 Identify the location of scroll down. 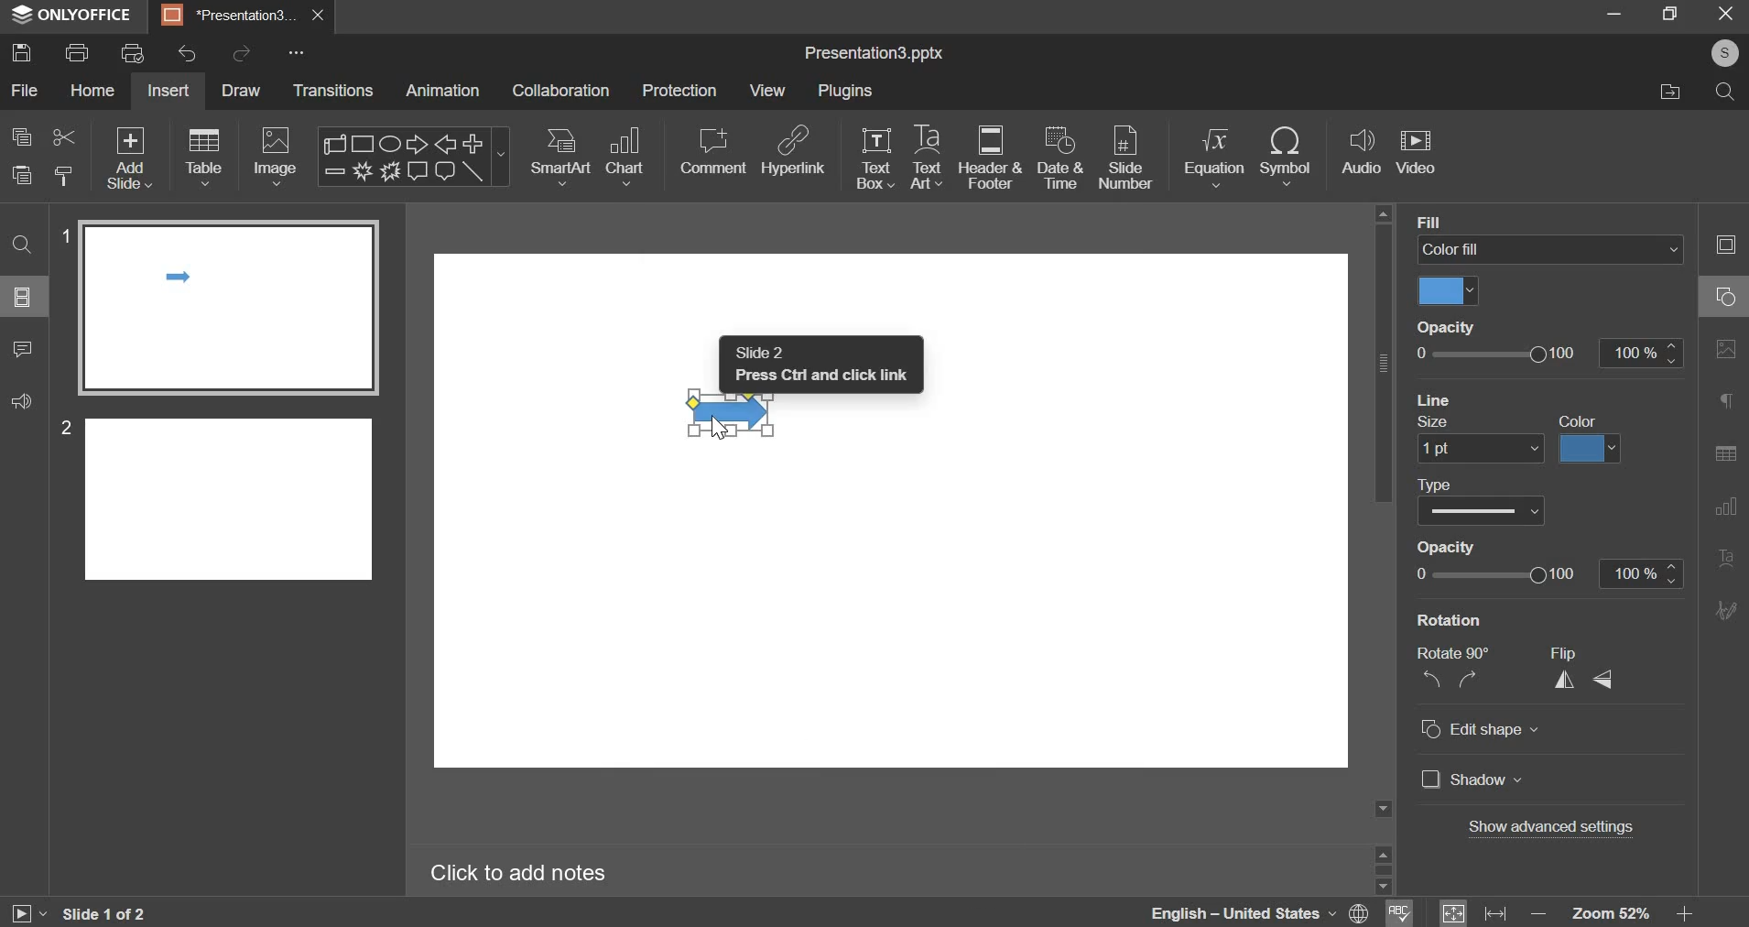
(1382, 887).